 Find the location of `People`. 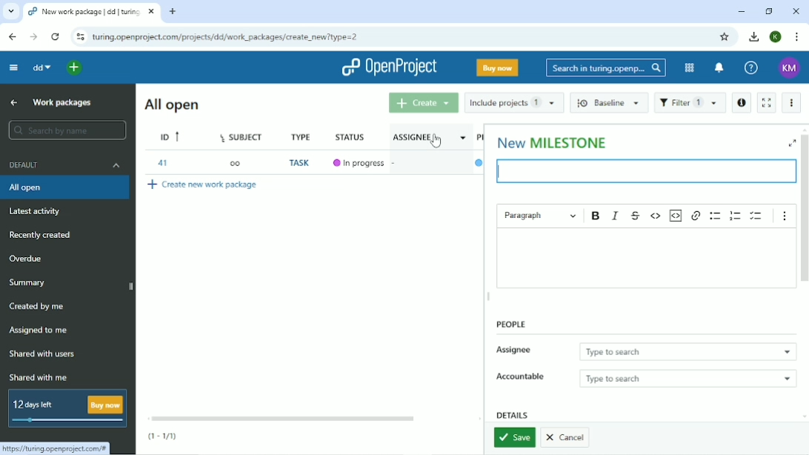

People is located at coordinates (510, 325).